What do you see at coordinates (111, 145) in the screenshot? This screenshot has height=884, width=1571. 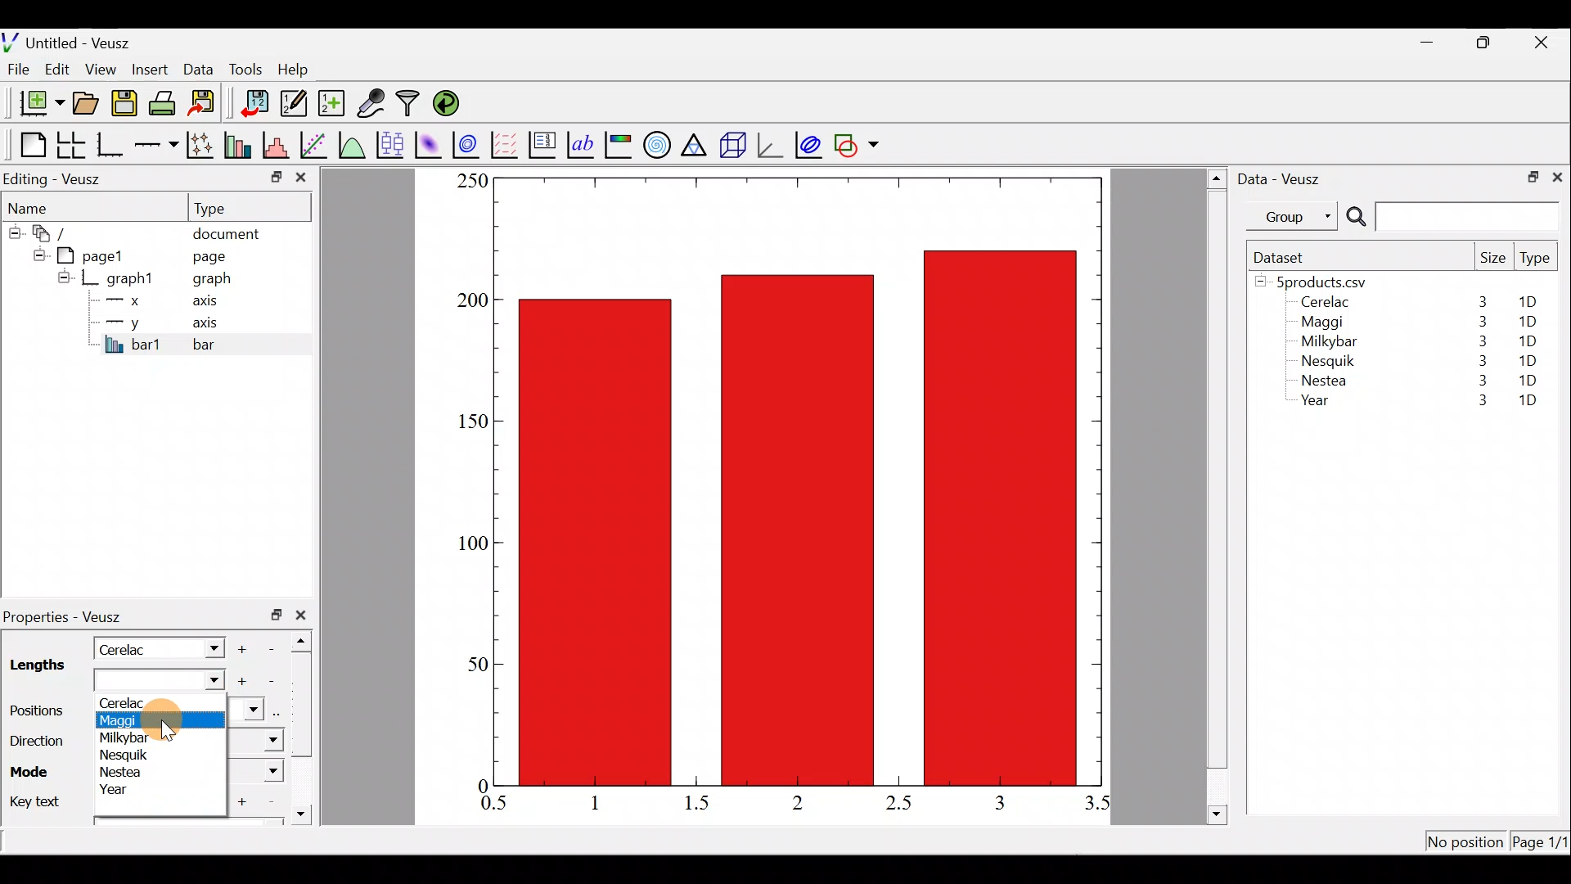 I see `Base graph` at bounding box center [111, 145].